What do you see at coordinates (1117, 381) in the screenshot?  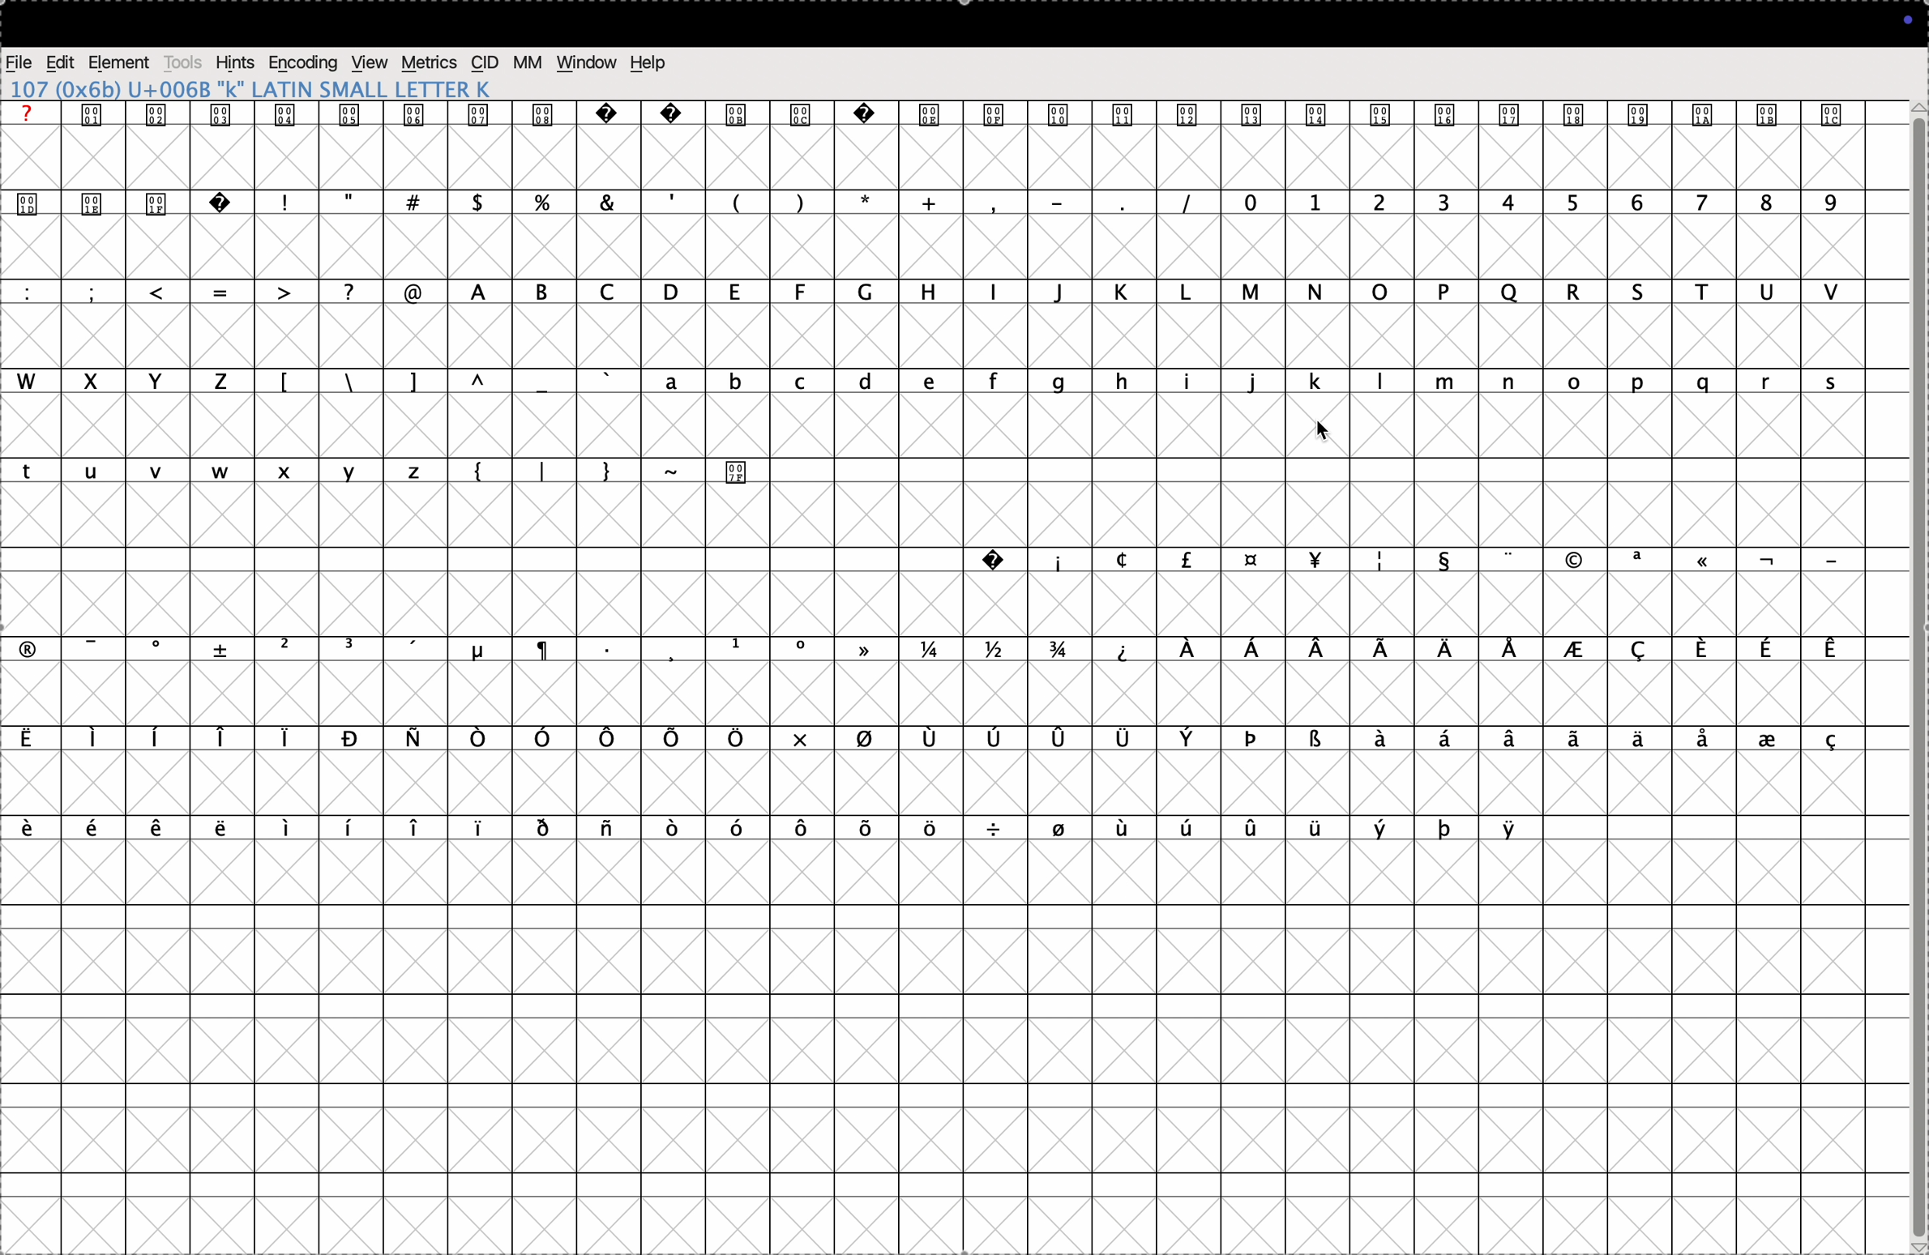 I see `h` at bounding box center [1117, 381].